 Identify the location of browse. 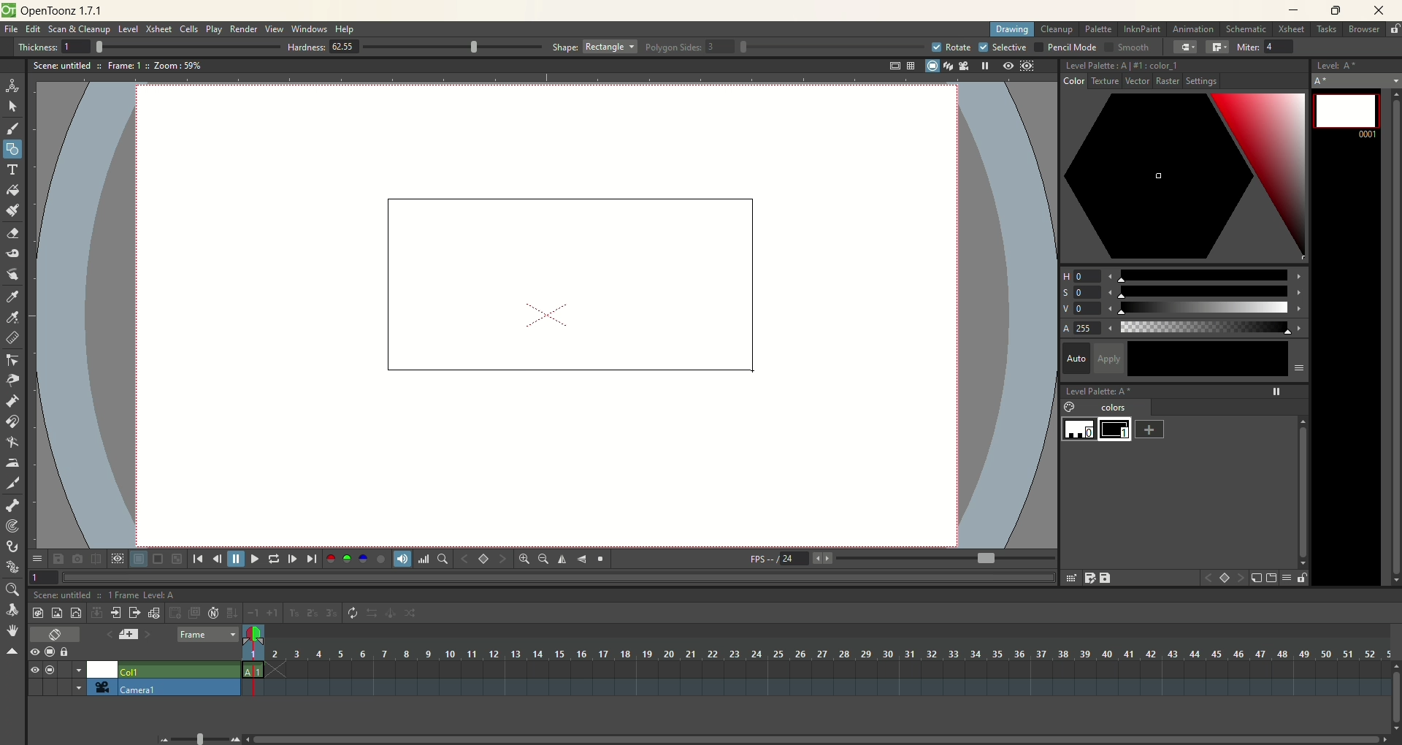
(1365, 30).